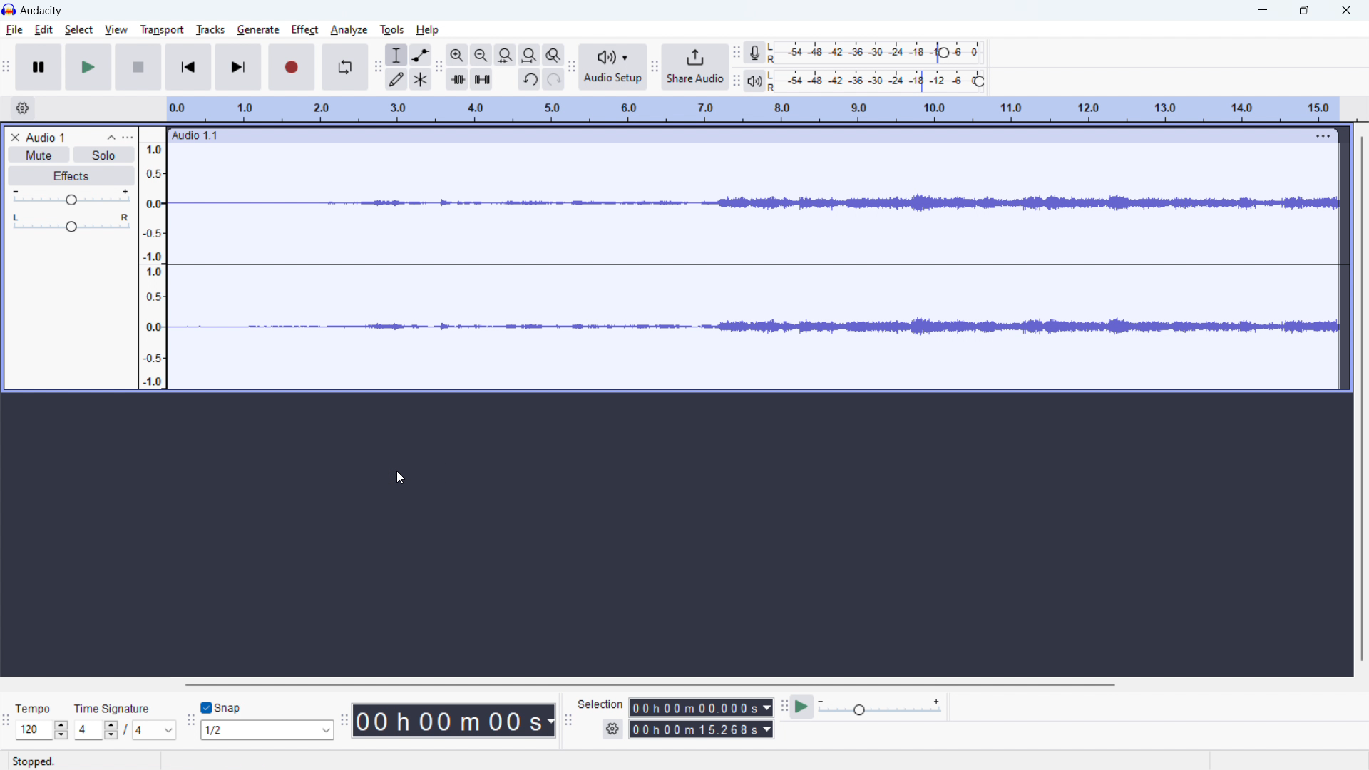 The width and height of the screenshot is (1369, 770). What do you see at coordinates (39, 155) in the screenshot?
I see `mute` at bounding box center [39, 155].